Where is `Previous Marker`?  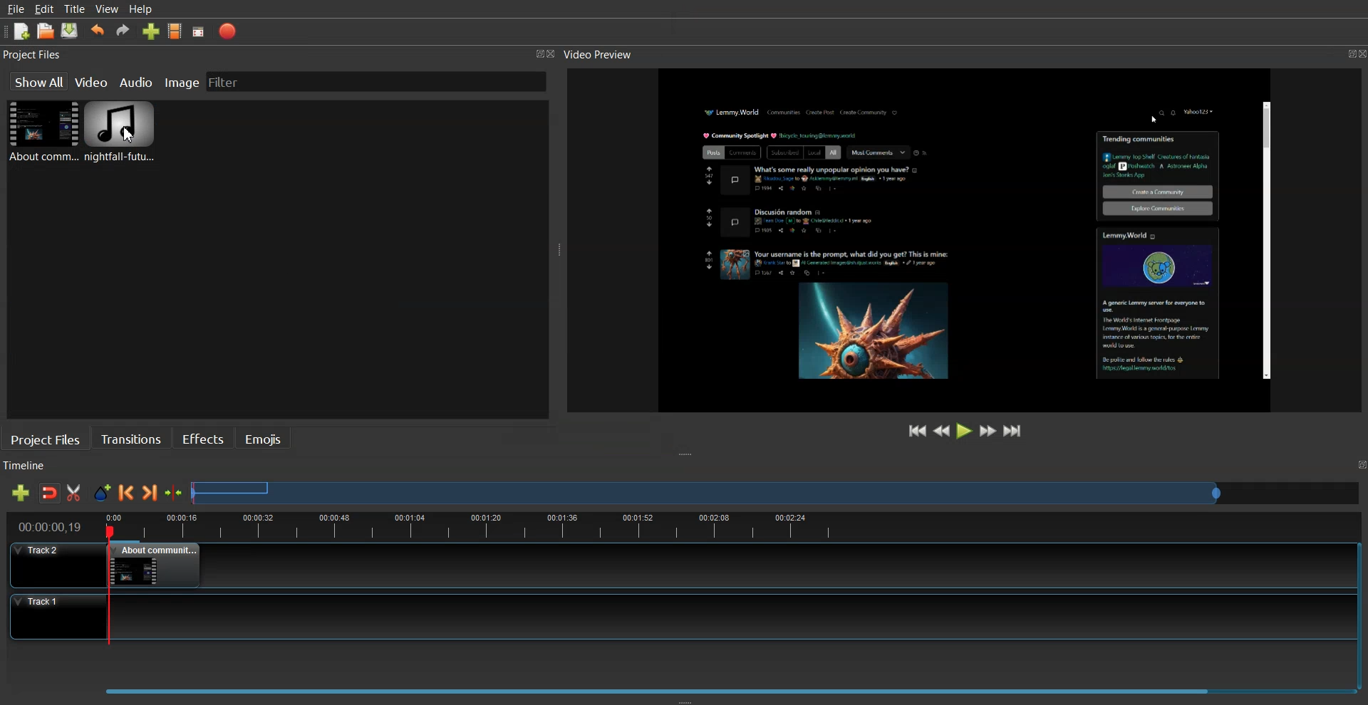
Previous Marker is located at coordinates (126, 492).